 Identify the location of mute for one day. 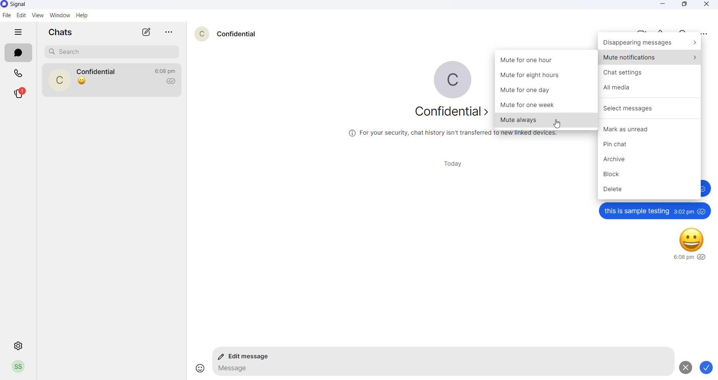
(548, 91).